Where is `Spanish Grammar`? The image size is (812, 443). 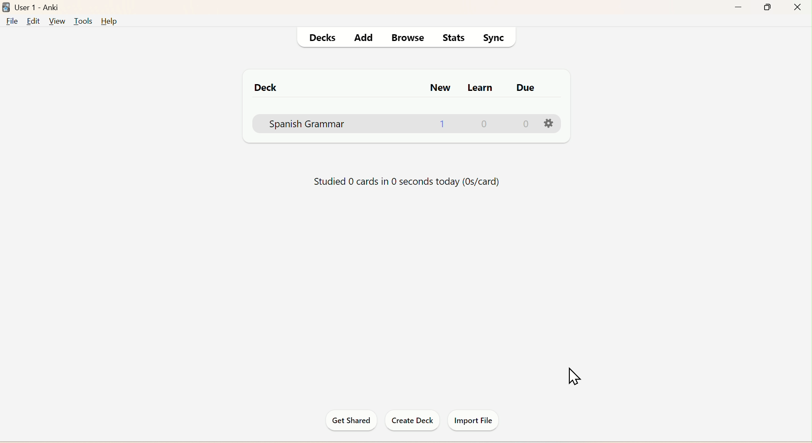
Spanish Grammar is located at coordinates (414, 125).